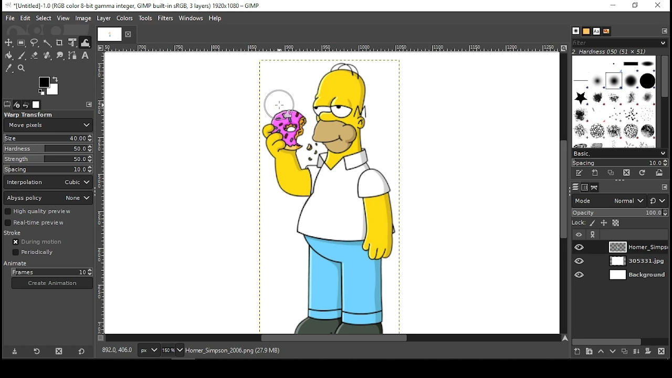  Describe the element at coordinates (19, 233) in the screenshot. I see `stroke` at that location.